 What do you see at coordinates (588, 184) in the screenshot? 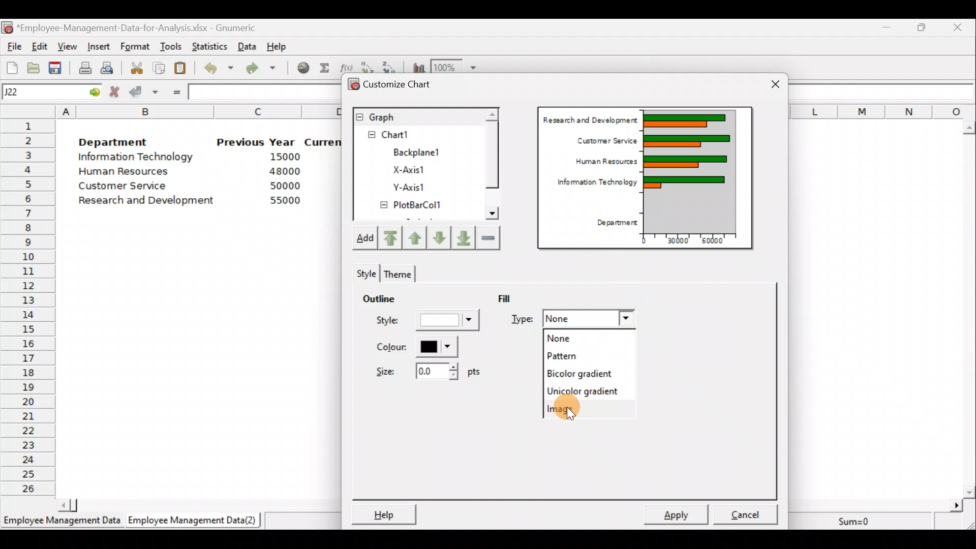
I see `Information Technology` at bounding box center [588, 184].